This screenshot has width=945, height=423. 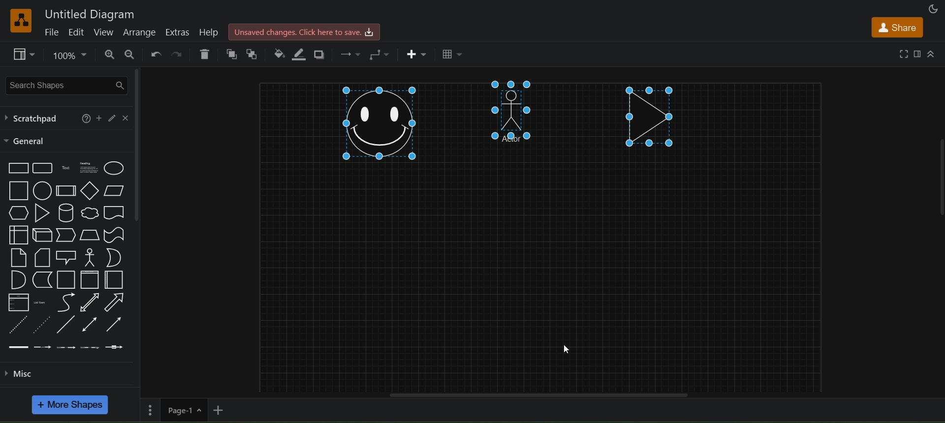 What do you see at coordinates (89, 235) in the screenshot?
I see `trapezoid` at bounding box center [89, 235].